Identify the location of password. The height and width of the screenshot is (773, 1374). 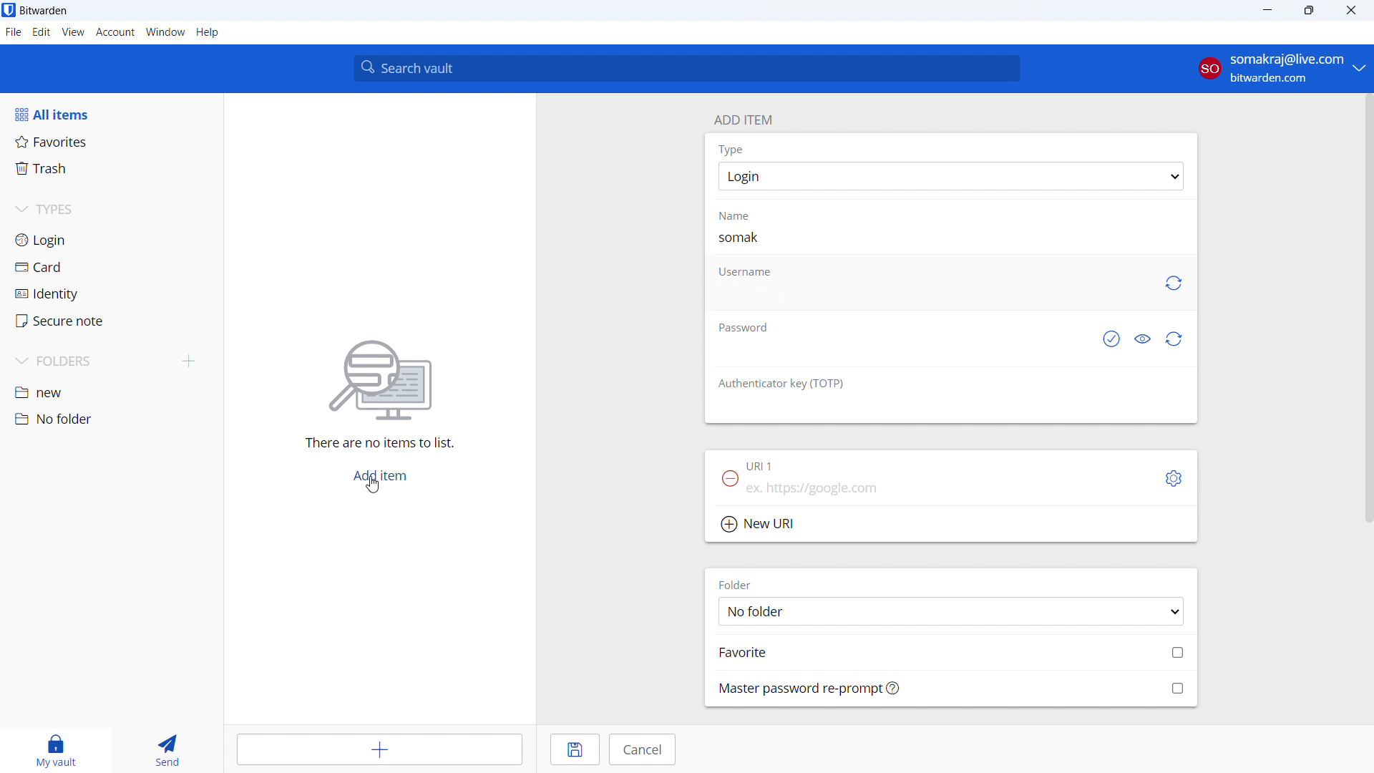
(742, 326).